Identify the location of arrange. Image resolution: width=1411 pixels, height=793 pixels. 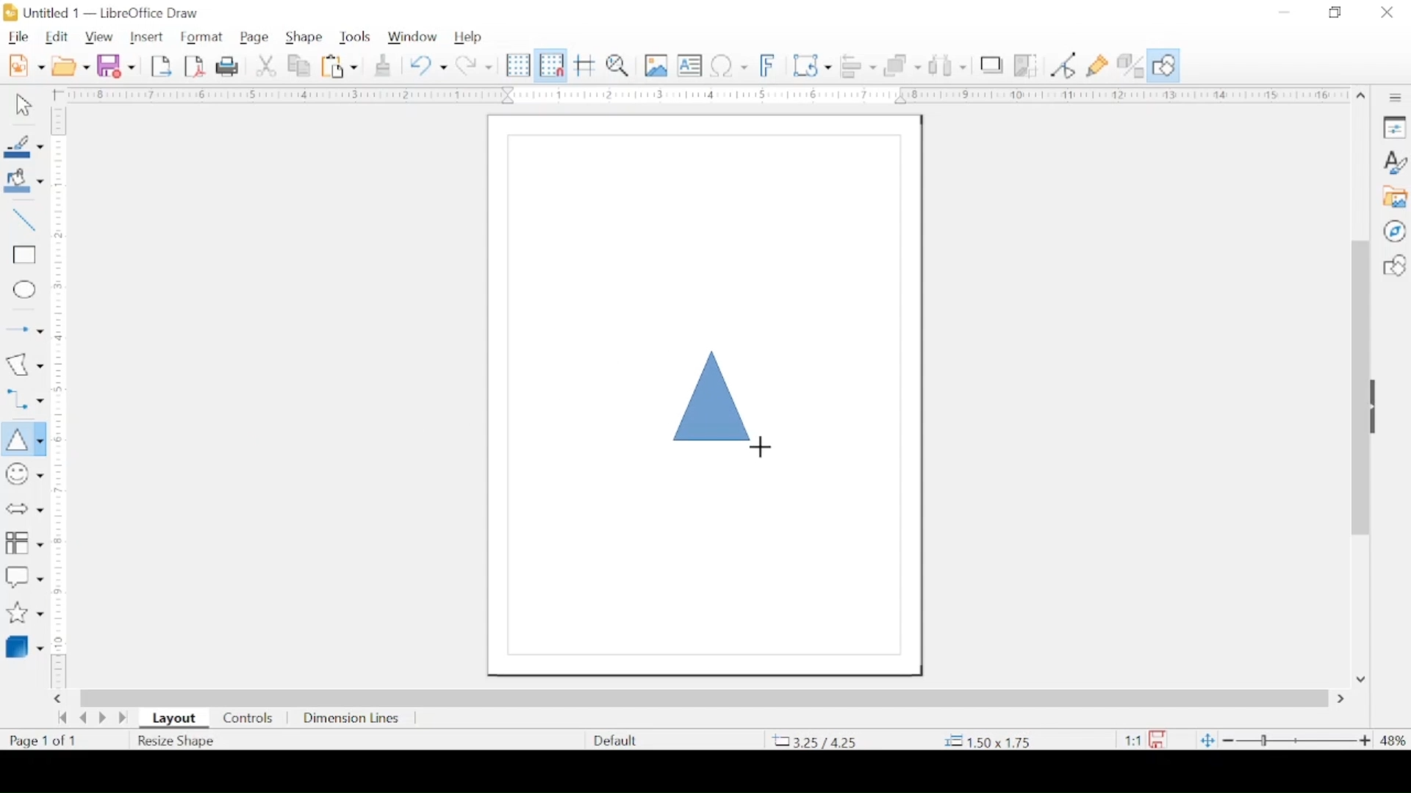
(904, 65).